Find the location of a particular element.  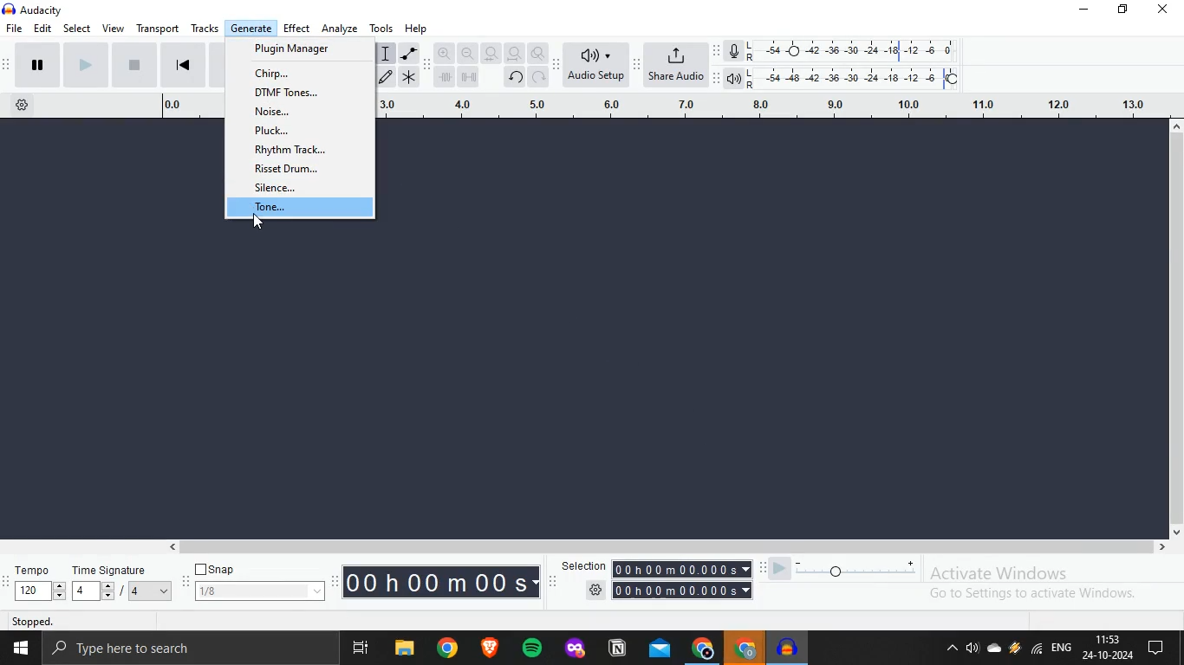

Sound is located at coordinates (973, 649).